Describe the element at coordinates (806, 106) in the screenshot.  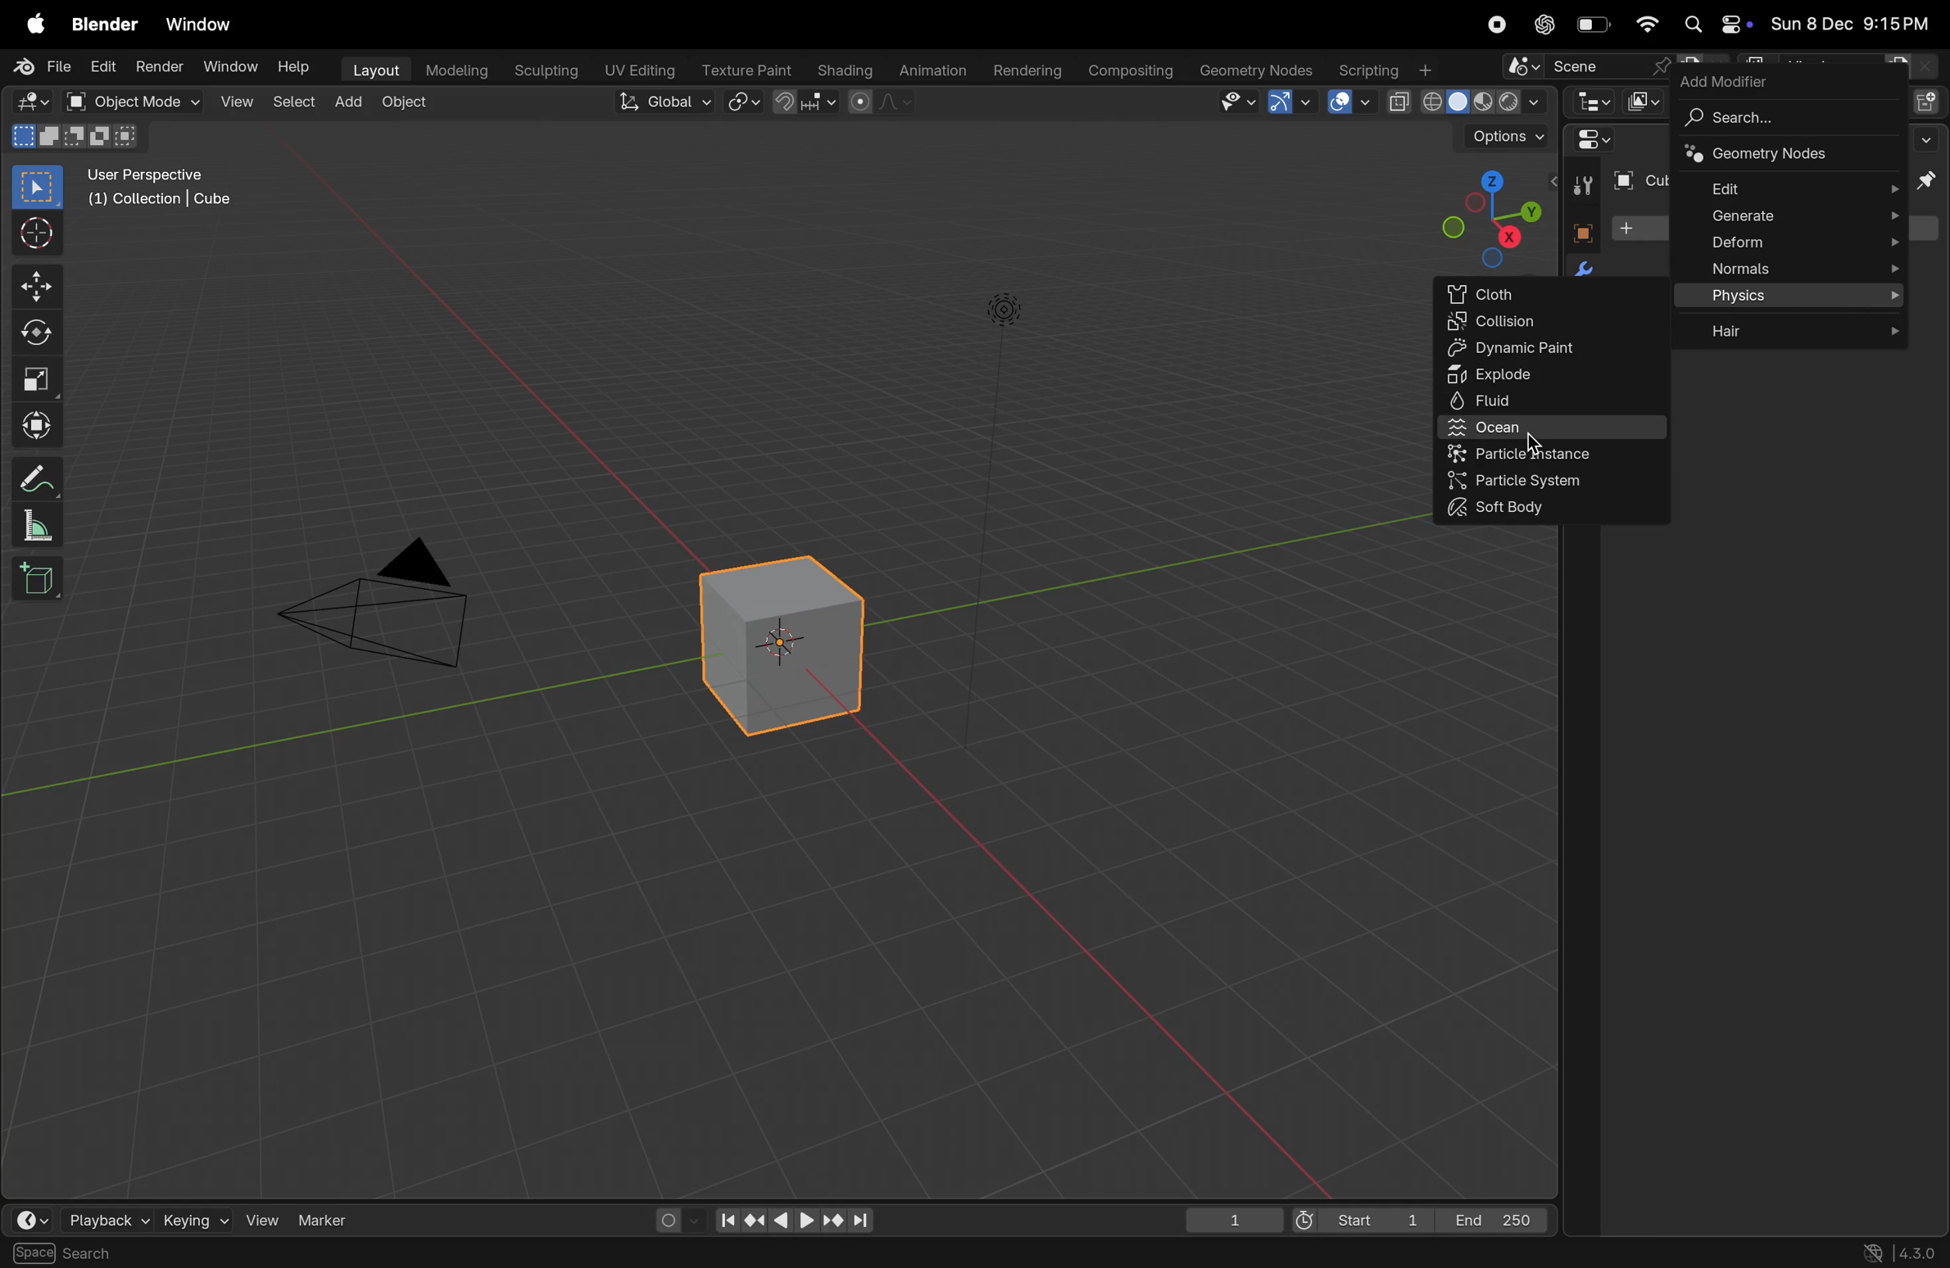
I see `` at that location.